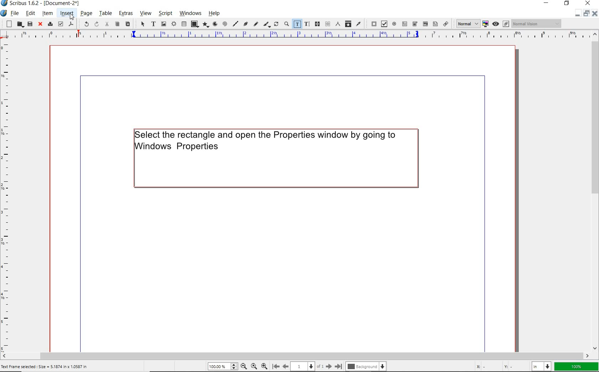  What do you see at coordinates (359, 24) in the screenshot?
I see `eye dropper` at bounding box center [359, 24].